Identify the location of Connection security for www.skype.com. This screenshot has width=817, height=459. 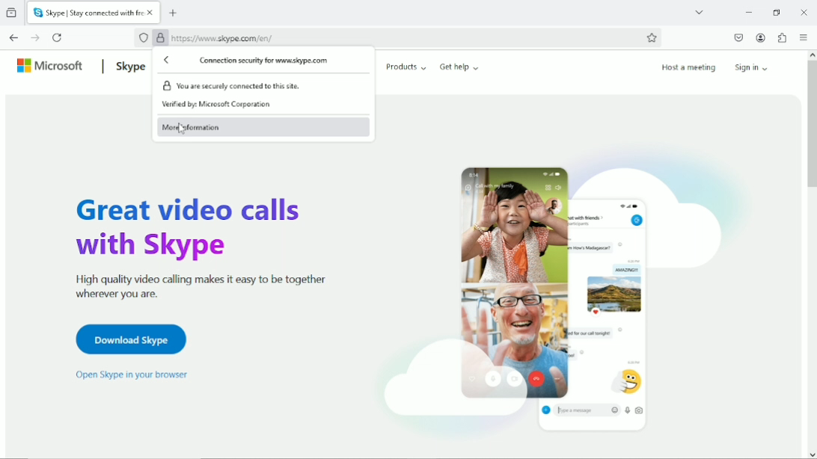
(245, 61).